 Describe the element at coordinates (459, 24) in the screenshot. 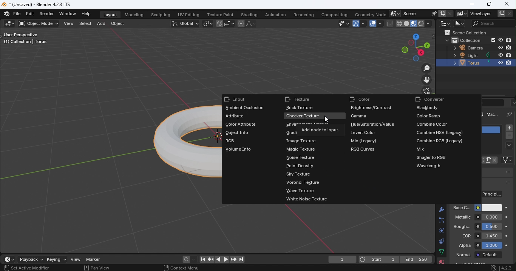

I see `Display mode` at that location.